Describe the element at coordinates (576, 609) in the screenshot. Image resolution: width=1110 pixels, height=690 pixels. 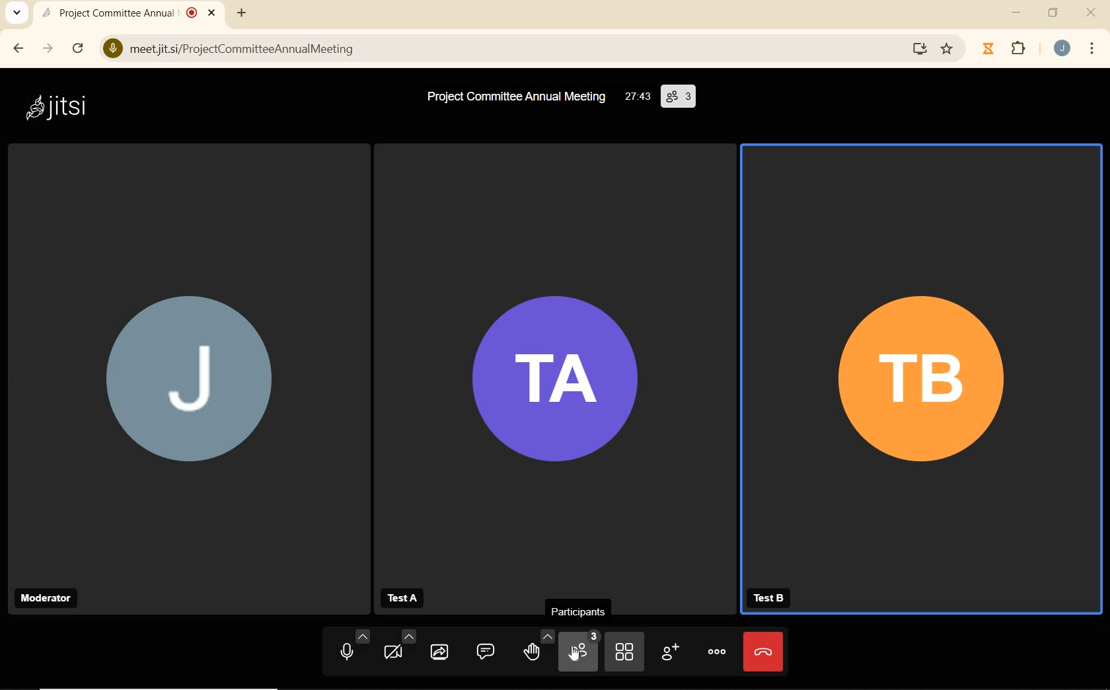
I see `Participants` at that location.